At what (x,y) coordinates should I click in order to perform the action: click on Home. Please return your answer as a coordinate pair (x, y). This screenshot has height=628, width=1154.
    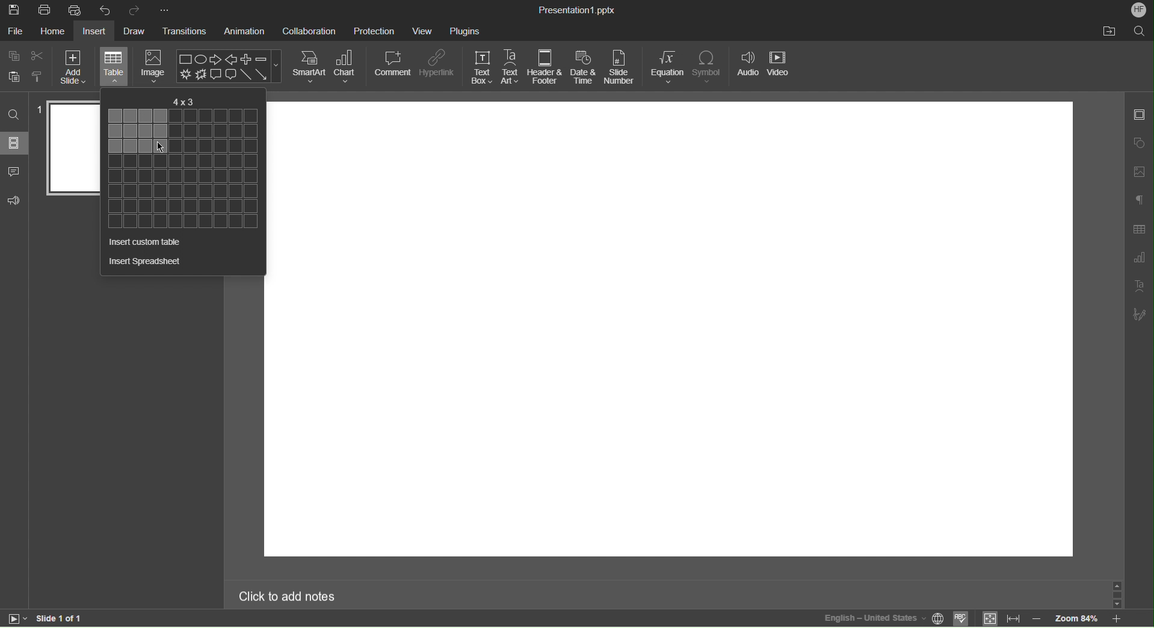
    Looking at the image, I should click on (55, 32).